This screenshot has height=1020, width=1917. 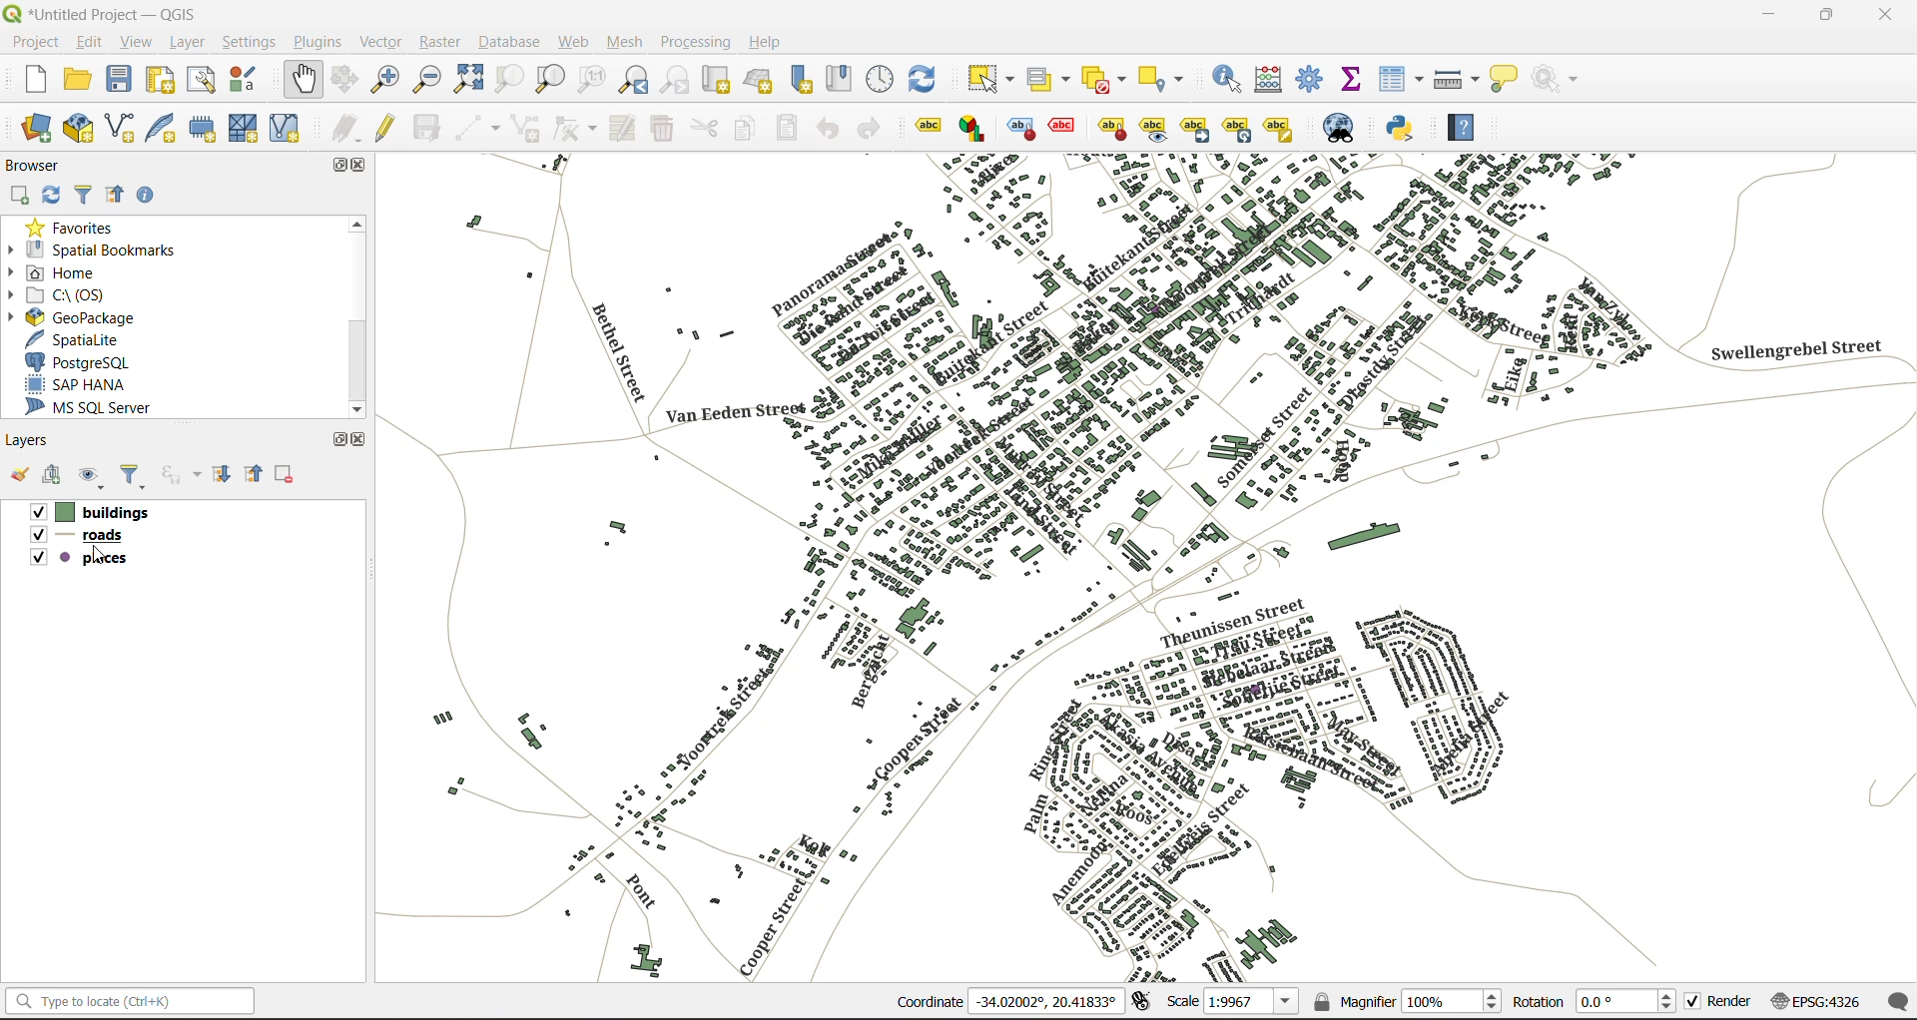 I want to click on metasearch, so click(x=1343, y=127).